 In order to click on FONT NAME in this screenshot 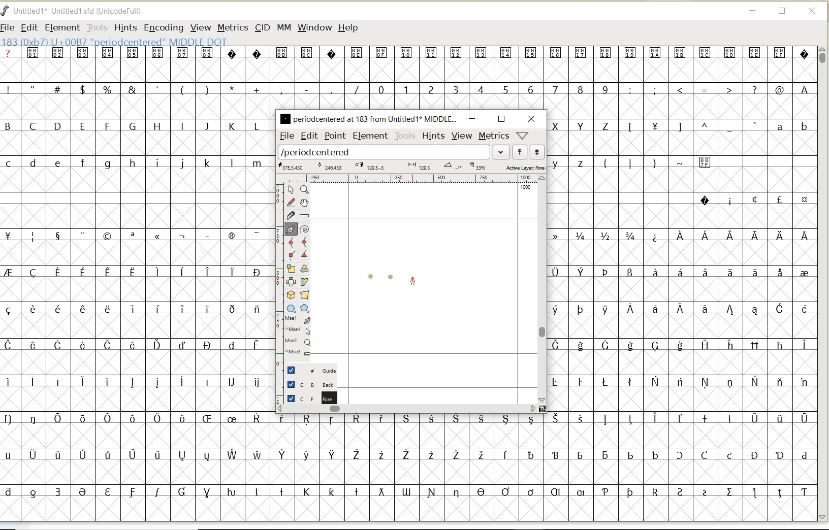, I will do `click(79, 11)`.